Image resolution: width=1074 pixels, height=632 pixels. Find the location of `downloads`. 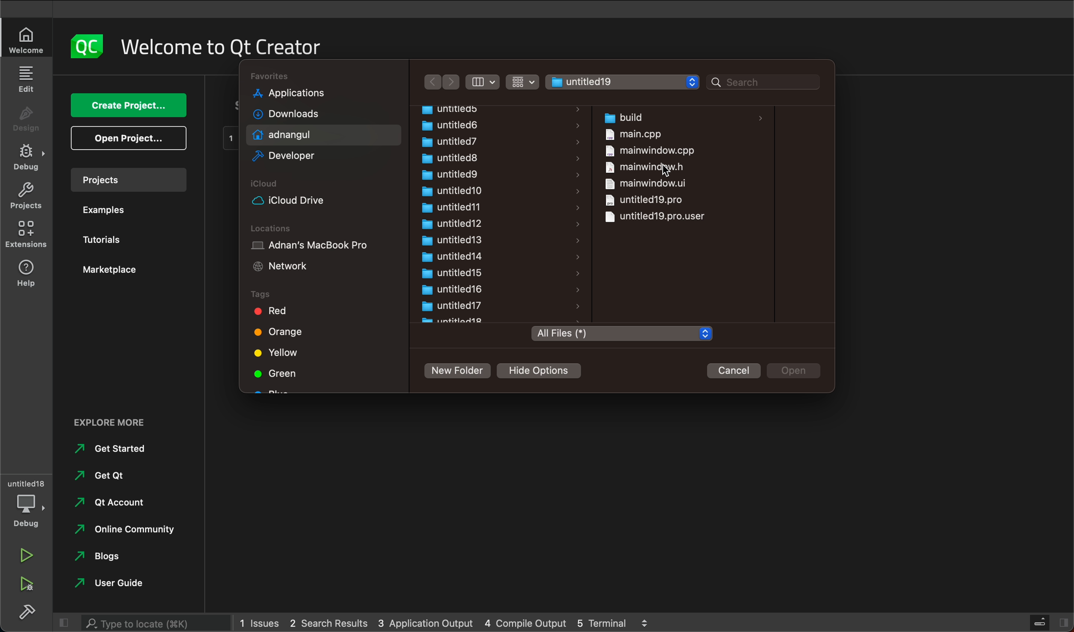

downloads is located at coordinates (289, 116).